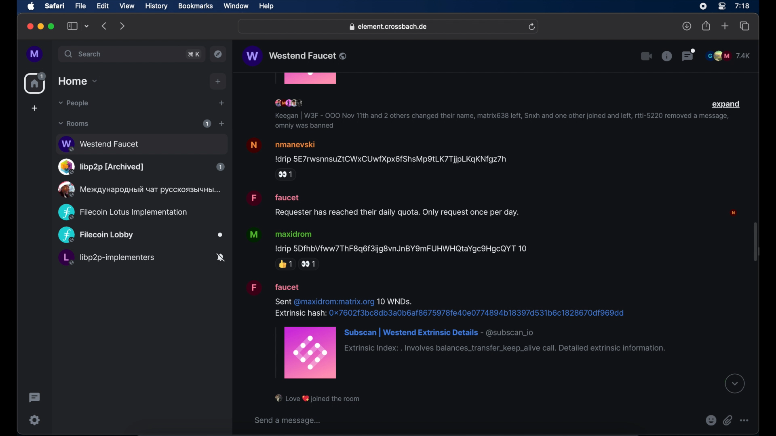  Describe the element at coordinates (54, 6) in the screenshot. I see `safari` at that location.